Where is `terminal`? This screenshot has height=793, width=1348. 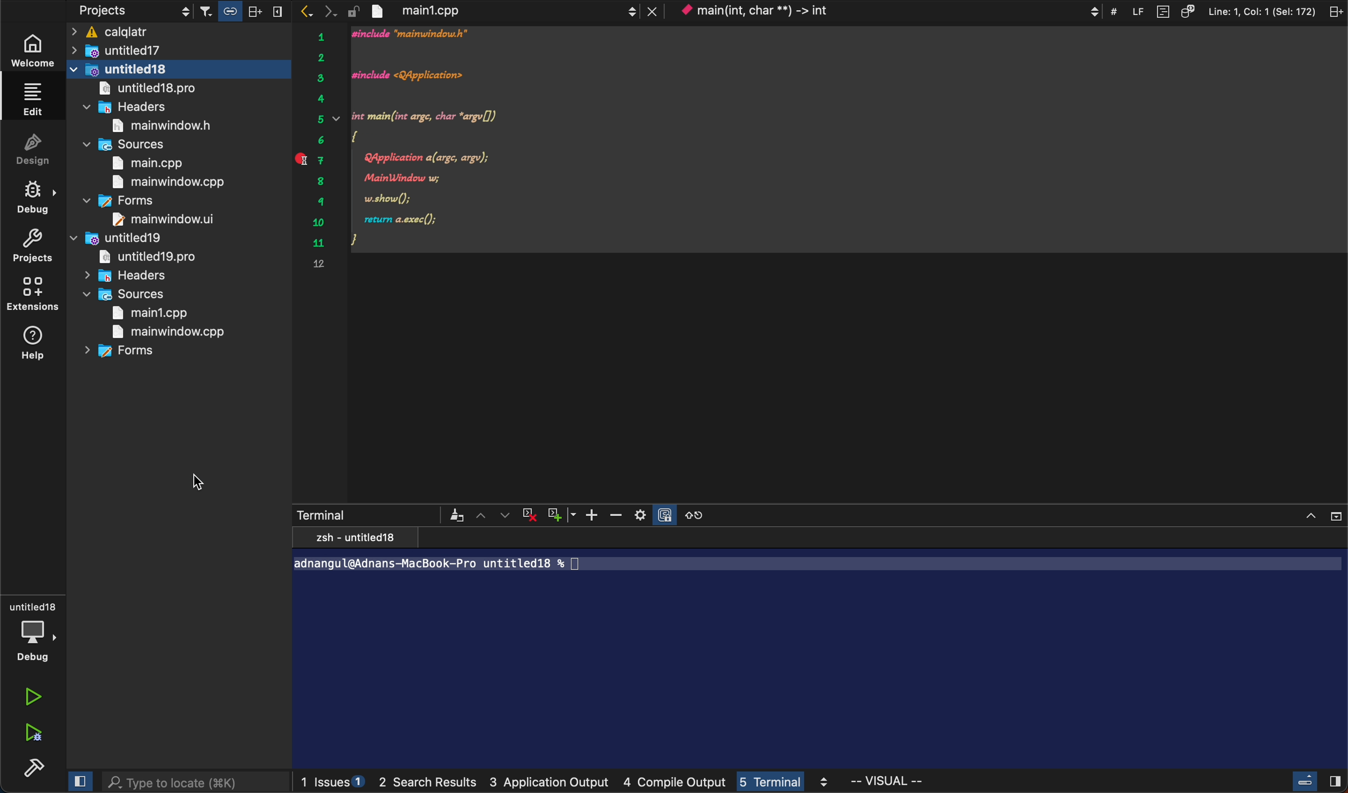 terminal is located at coordinates (824, 647).